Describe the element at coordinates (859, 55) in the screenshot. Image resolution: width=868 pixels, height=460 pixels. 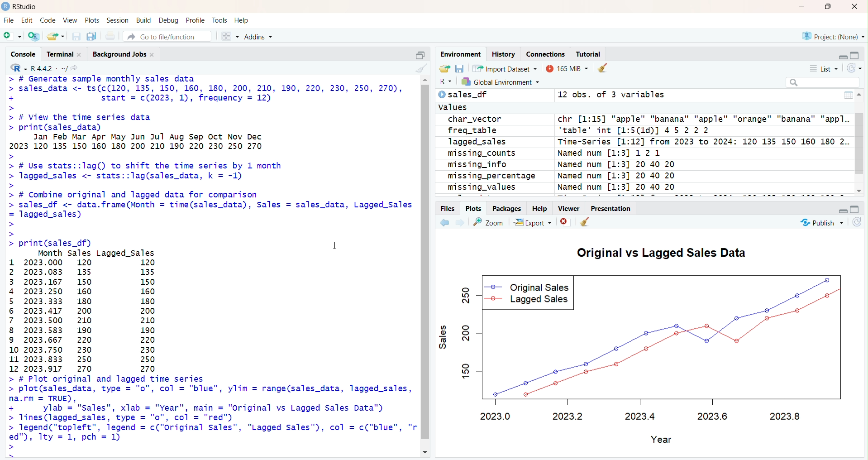
I see `collapse` at that location.